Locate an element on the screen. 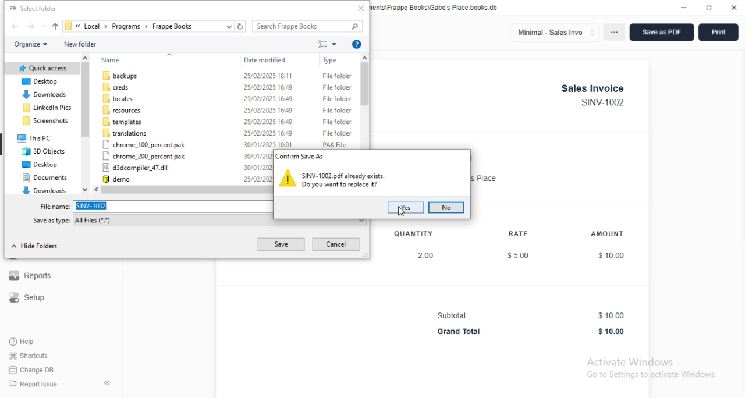 The height and width of the screenshot is (398, 745). scroll up is located at coordinates (84, 58).